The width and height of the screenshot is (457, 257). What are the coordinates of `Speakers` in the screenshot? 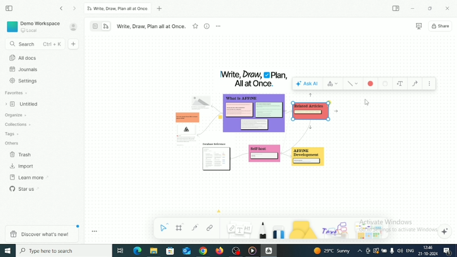 It's located at (400, 250).